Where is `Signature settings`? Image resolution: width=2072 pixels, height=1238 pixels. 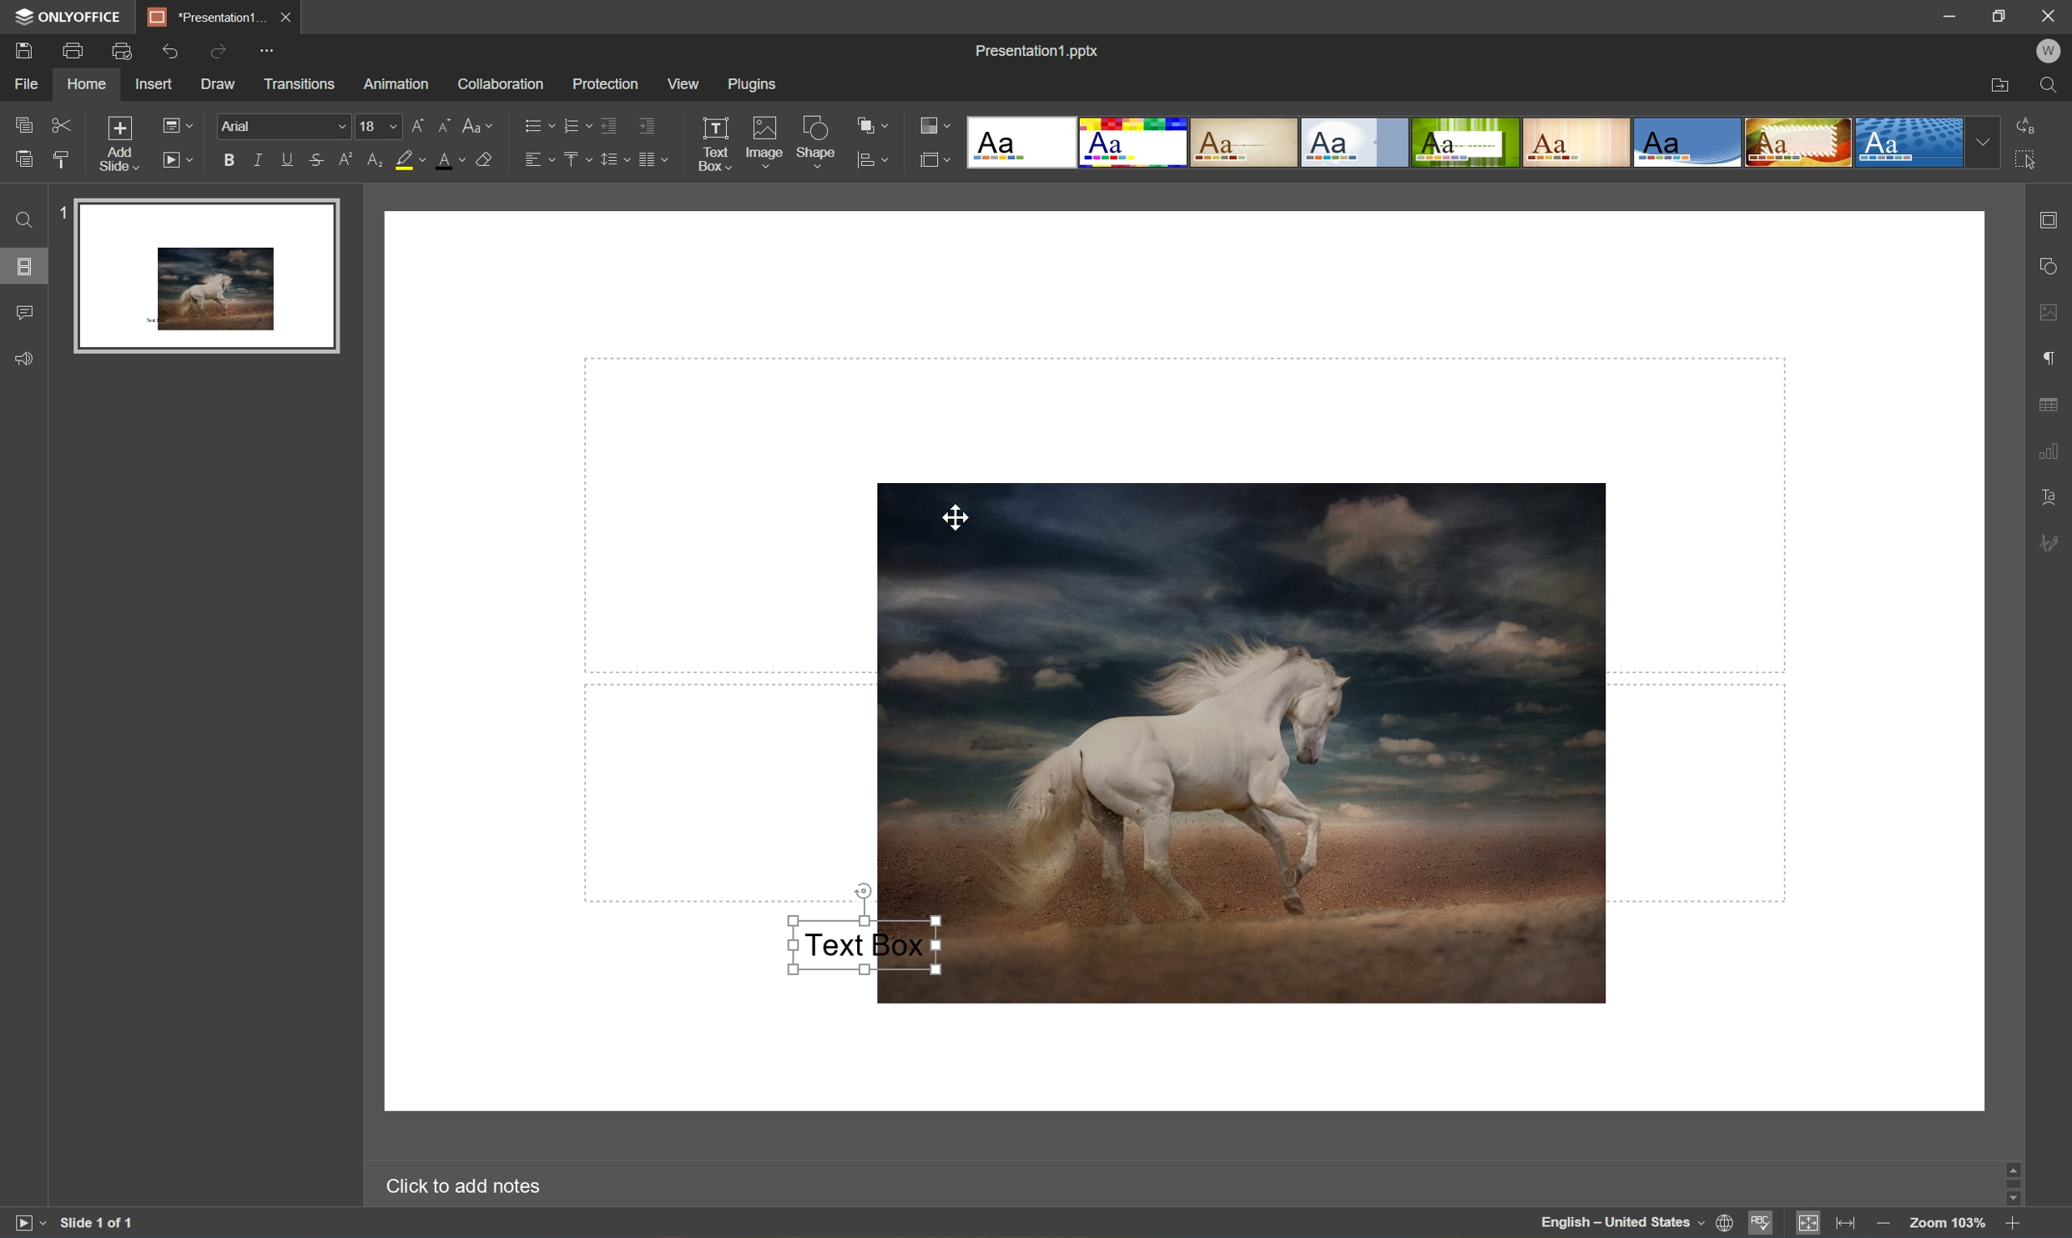
Signature settings is located at coordinates (2050, 543).